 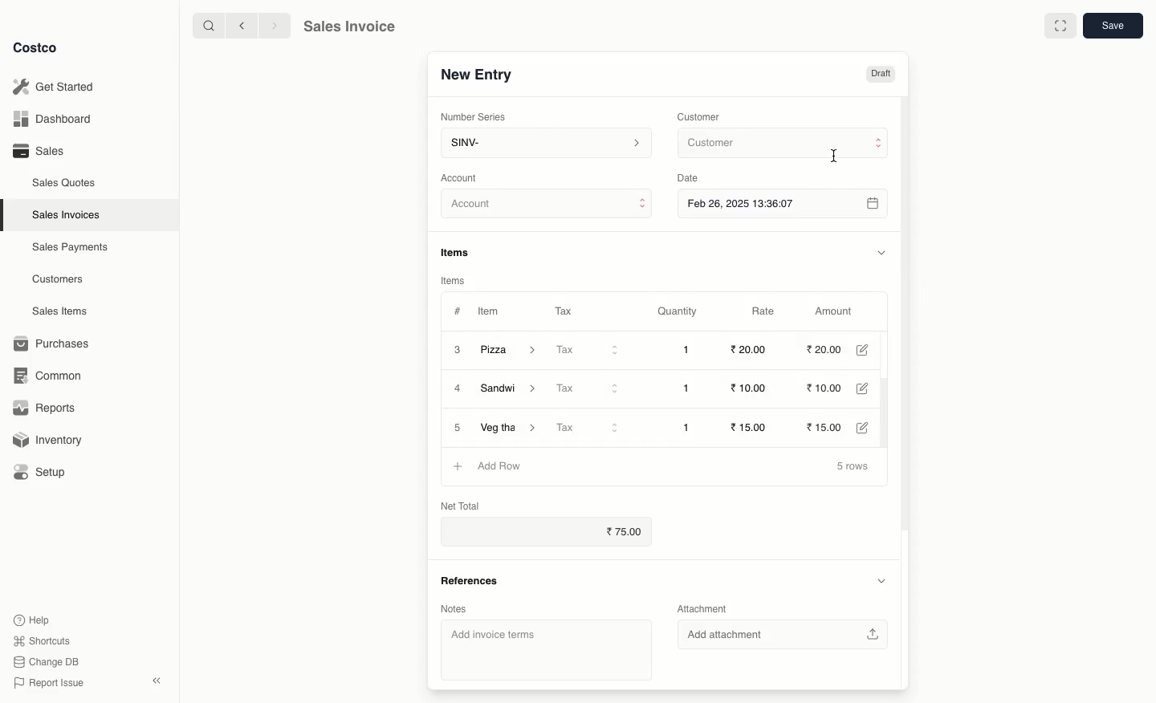 What do you see at coordinates (765, 311) in the screenshot?
I see `Rate` at bounding box center [765, 311].